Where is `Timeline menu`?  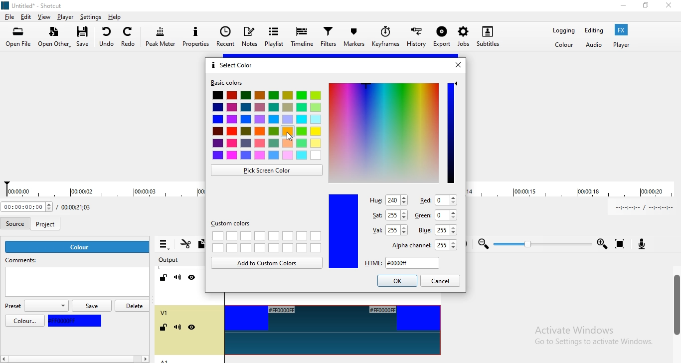 Timeline menu is located at coordinates (164, 245).